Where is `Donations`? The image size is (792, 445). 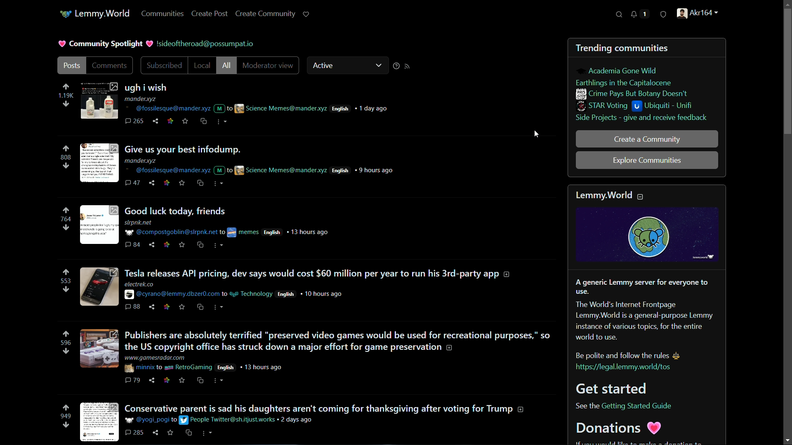 Donations is located at coordinates (621, 428).